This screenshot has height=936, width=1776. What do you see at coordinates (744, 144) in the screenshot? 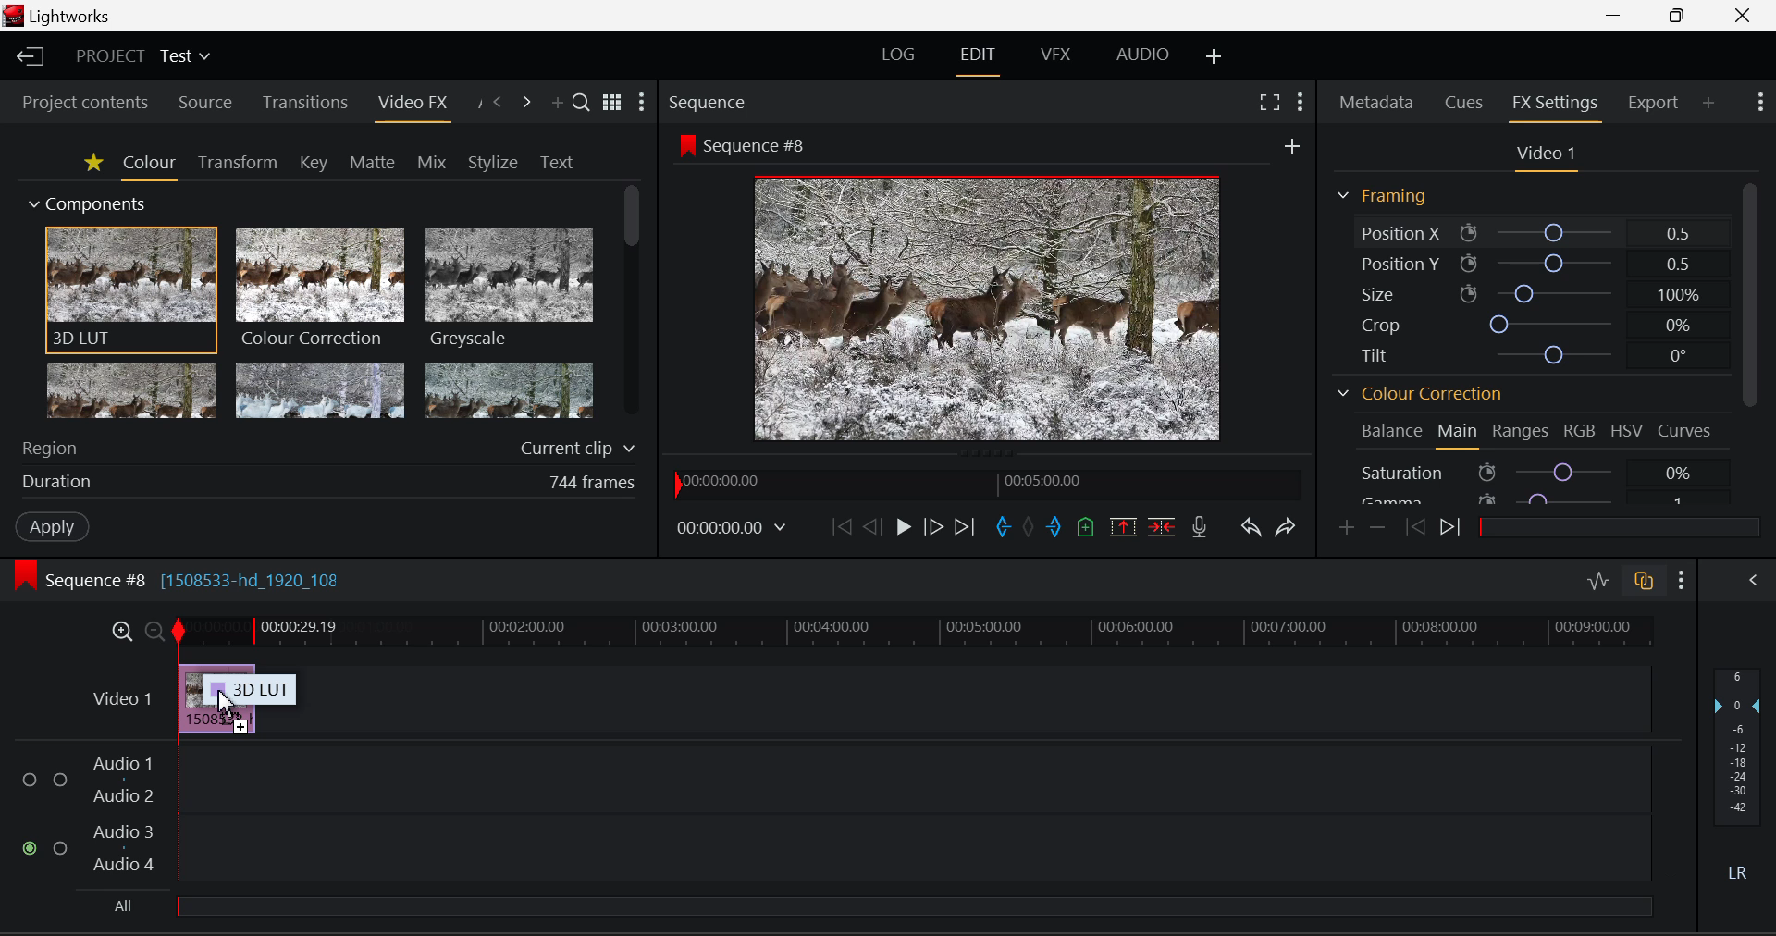
I see `Sequence #8` at bounding box center [744, 144].